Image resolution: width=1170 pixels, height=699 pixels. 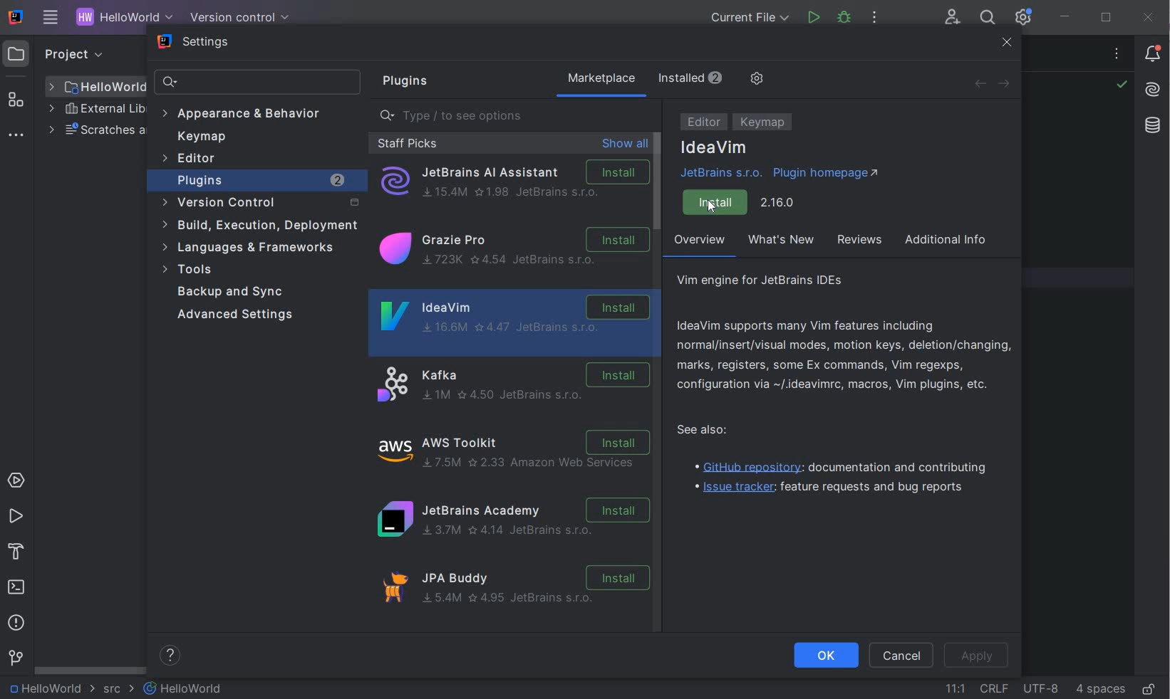 What do you see at coordinates (700, 241) in the screenshot?
I see `overview` at bounding box center [700, 241].